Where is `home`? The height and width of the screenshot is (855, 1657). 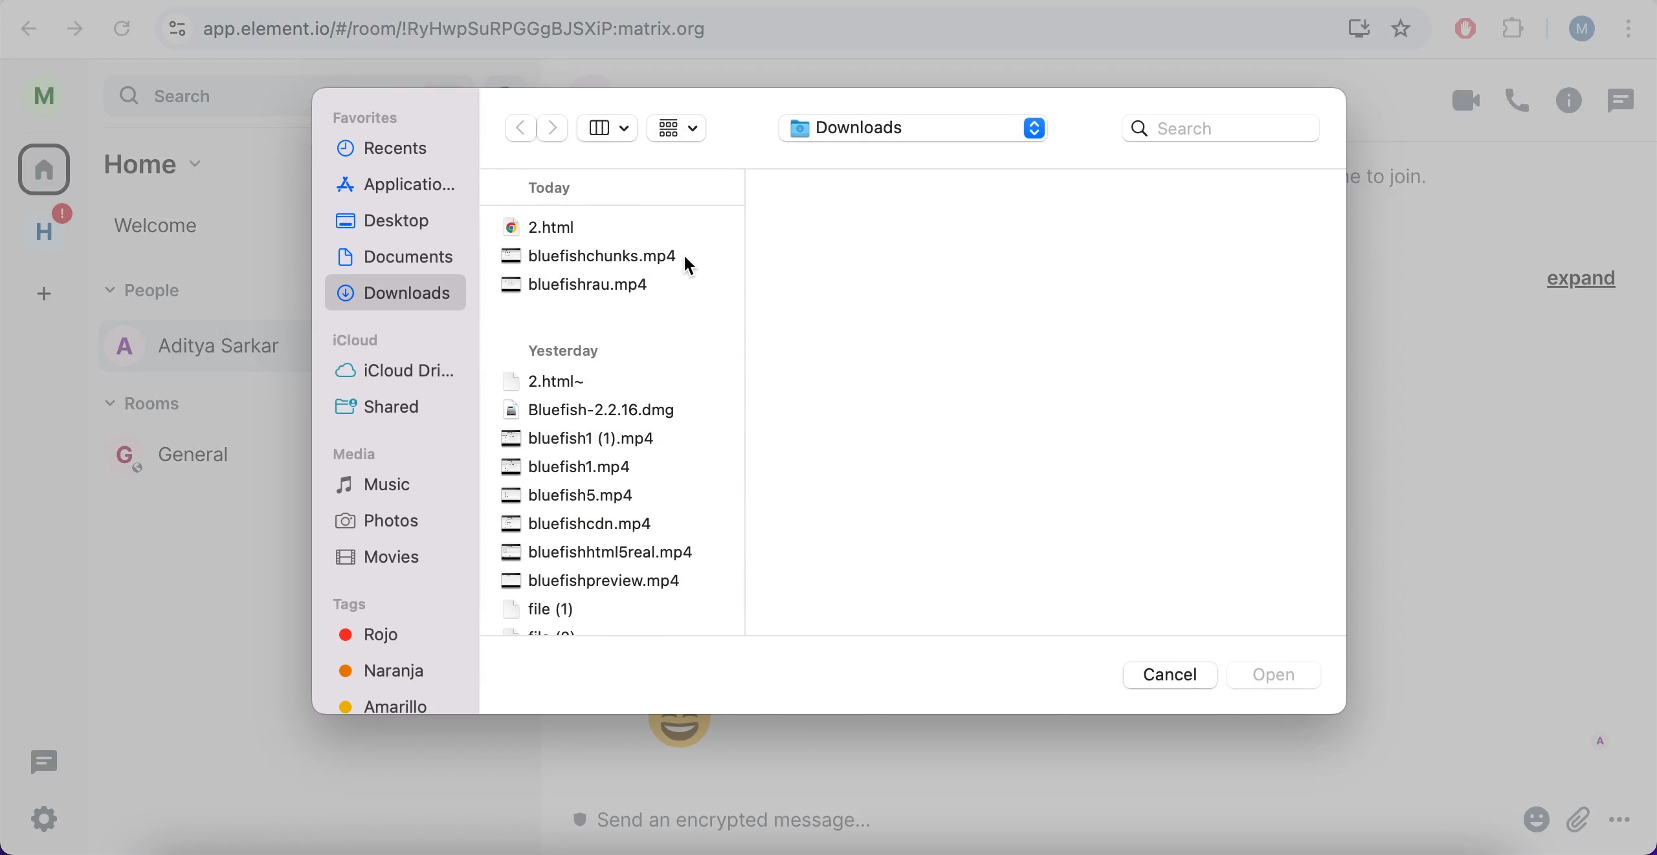 home is located at coordinates (155, 160).